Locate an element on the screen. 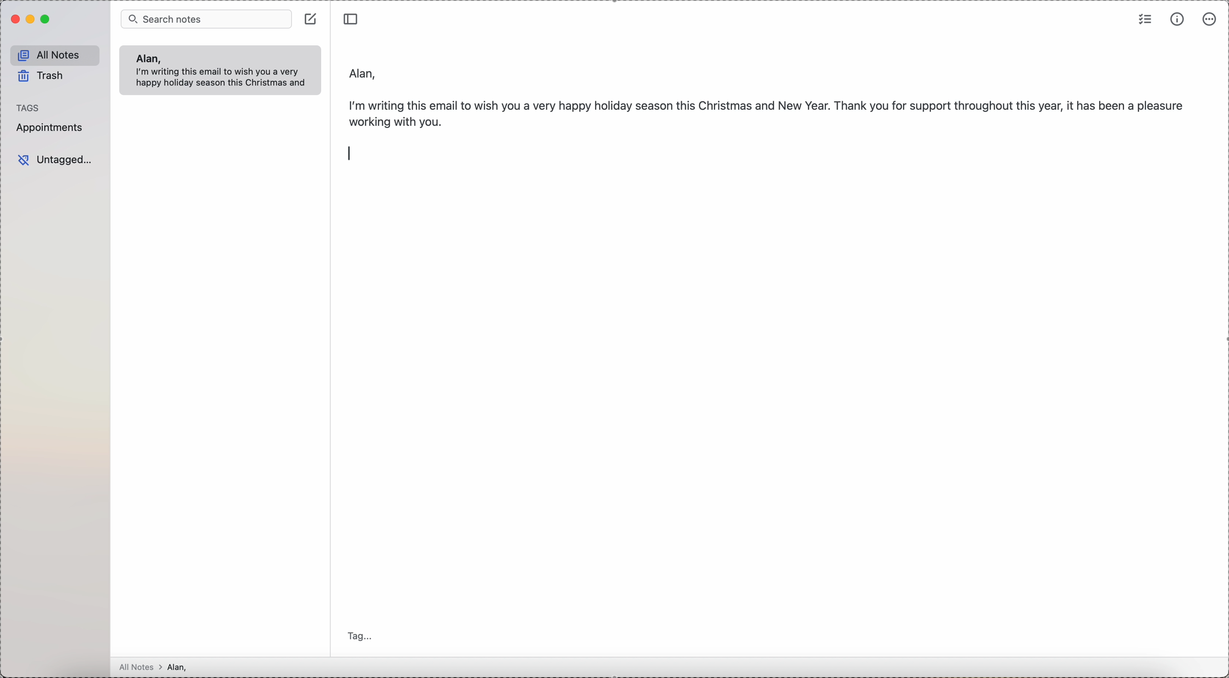 This screenshot has width=1229, height=678. create note is located at coordinates (312, 18).